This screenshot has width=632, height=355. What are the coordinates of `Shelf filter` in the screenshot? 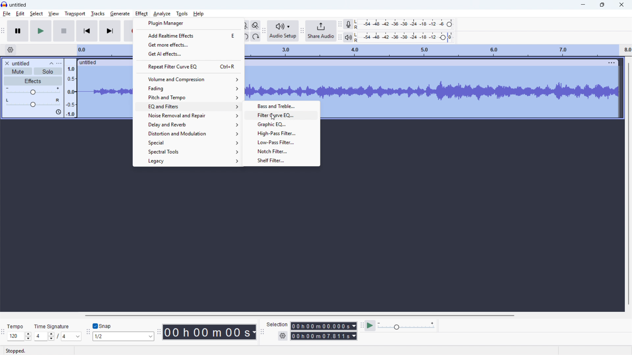 It's located at (280, 160).